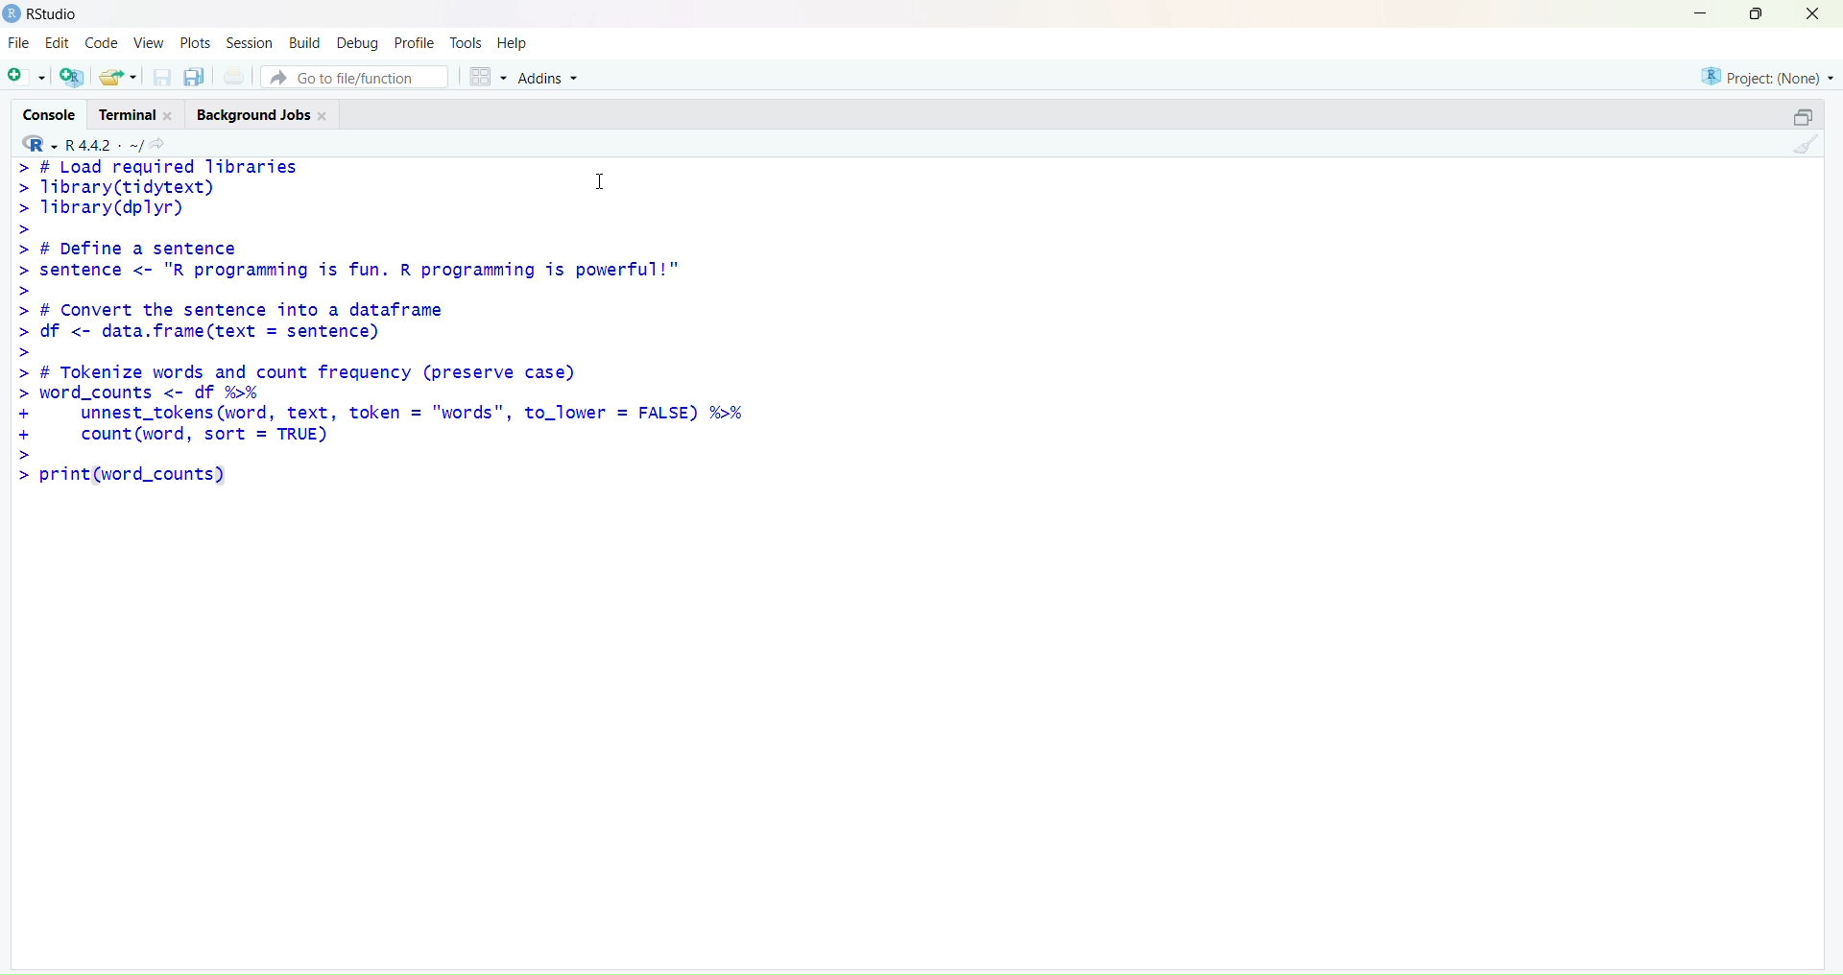 The height and width of the screenshot is (975, 1843). What do you see at coordinates (1806, 116) in the screenshot?
I see `collapse` at bounding box center [1806, 116].